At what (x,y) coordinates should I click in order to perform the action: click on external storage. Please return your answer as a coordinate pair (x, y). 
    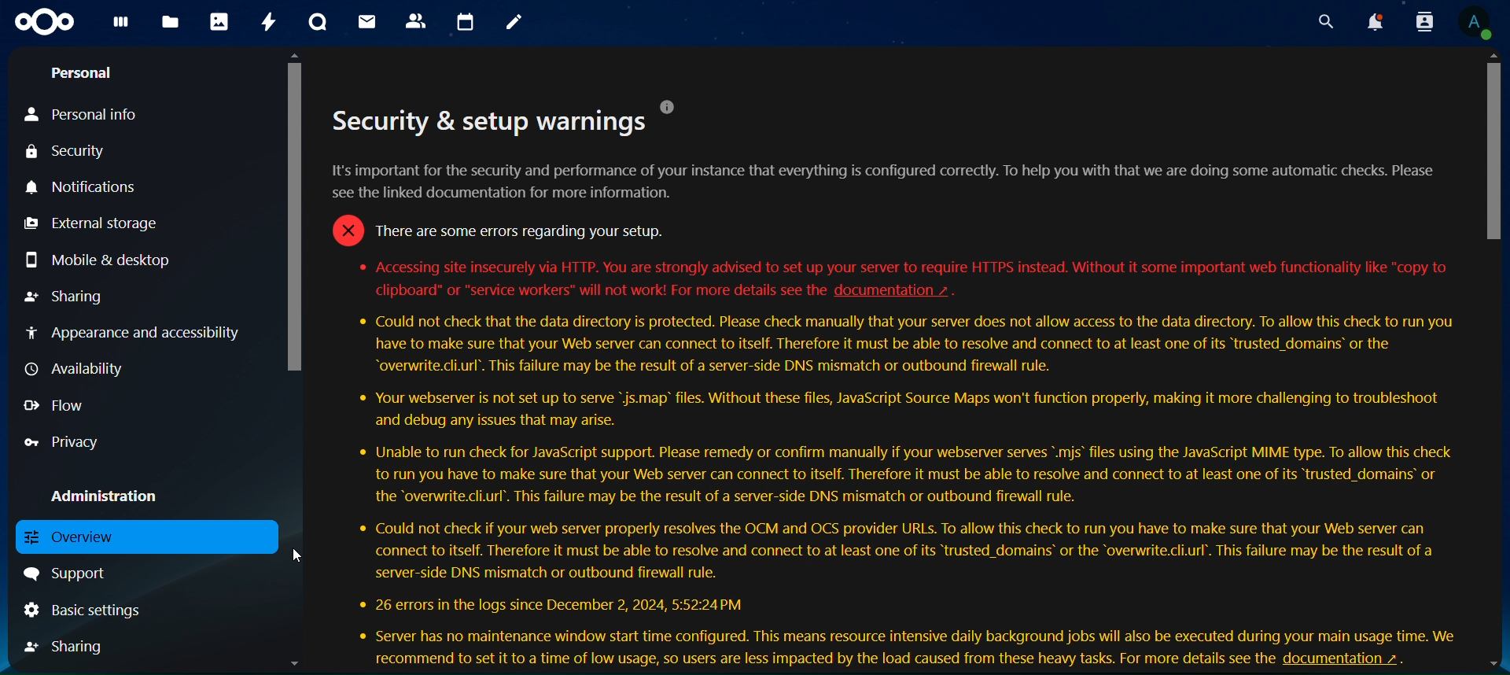
    Looking at the image, I should click on (90, 223).